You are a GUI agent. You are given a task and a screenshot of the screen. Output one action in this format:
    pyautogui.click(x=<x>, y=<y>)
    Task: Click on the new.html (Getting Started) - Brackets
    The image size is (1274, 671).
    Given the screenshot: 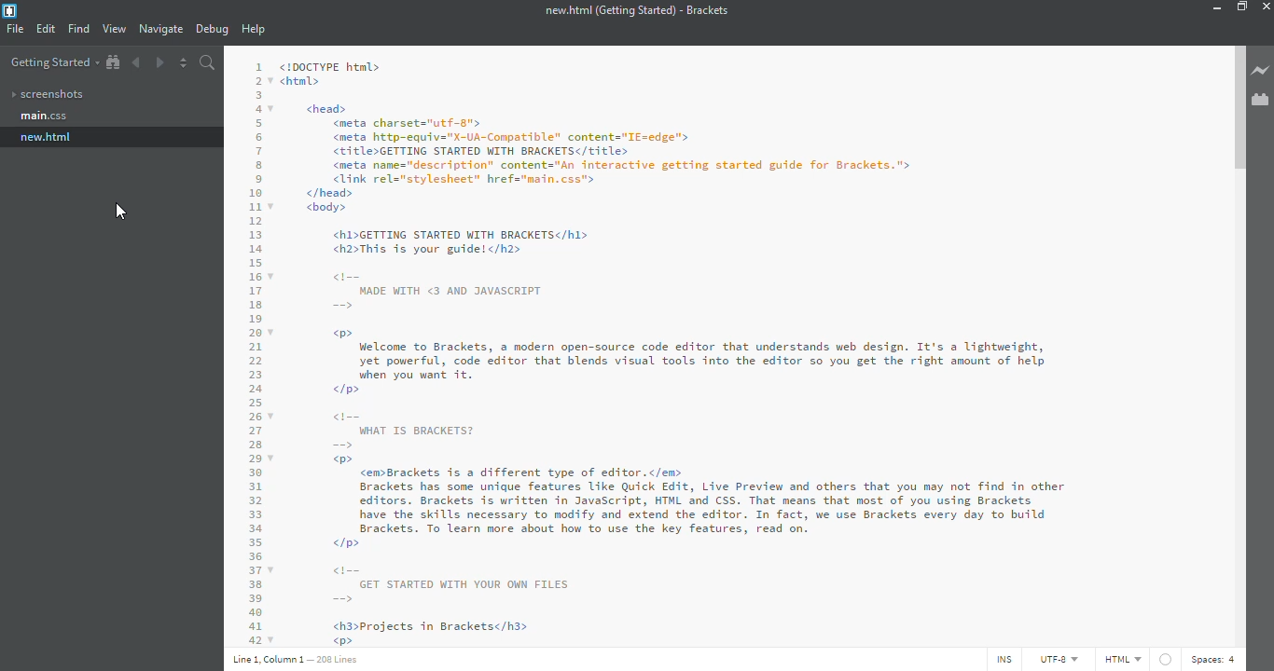 What is the action you would take?
    pyautogui.click(x=633, y=10)
    